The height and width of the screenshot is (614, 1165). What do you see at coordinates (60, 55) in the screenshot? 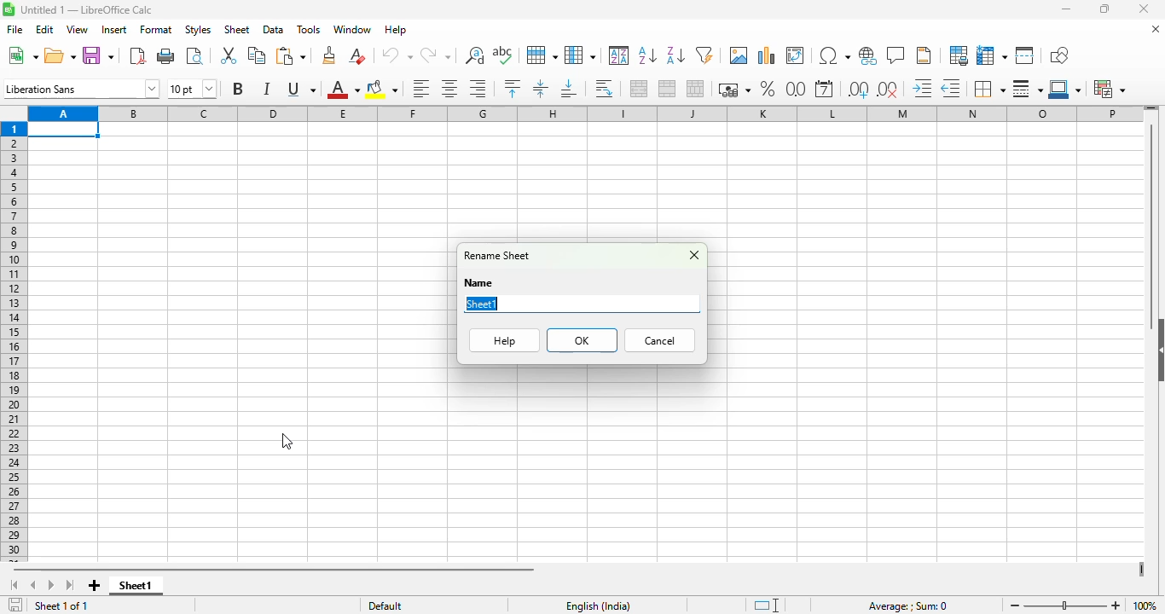
I see `open` at bounding box center [60, 55].